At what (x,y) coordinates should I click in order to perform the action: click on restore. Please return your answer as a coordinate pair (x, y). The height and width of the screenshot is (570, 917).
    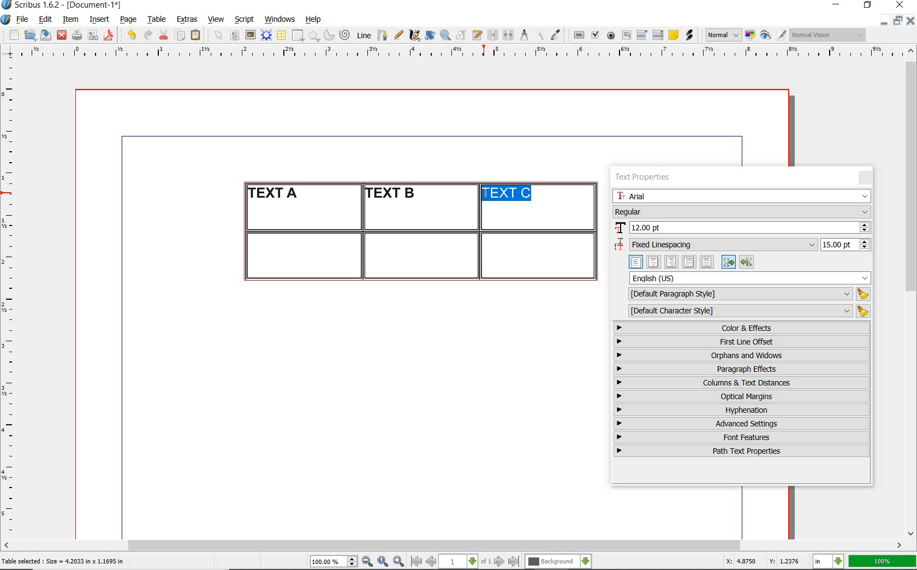
    Looking at the image, I should click on (898, 20).